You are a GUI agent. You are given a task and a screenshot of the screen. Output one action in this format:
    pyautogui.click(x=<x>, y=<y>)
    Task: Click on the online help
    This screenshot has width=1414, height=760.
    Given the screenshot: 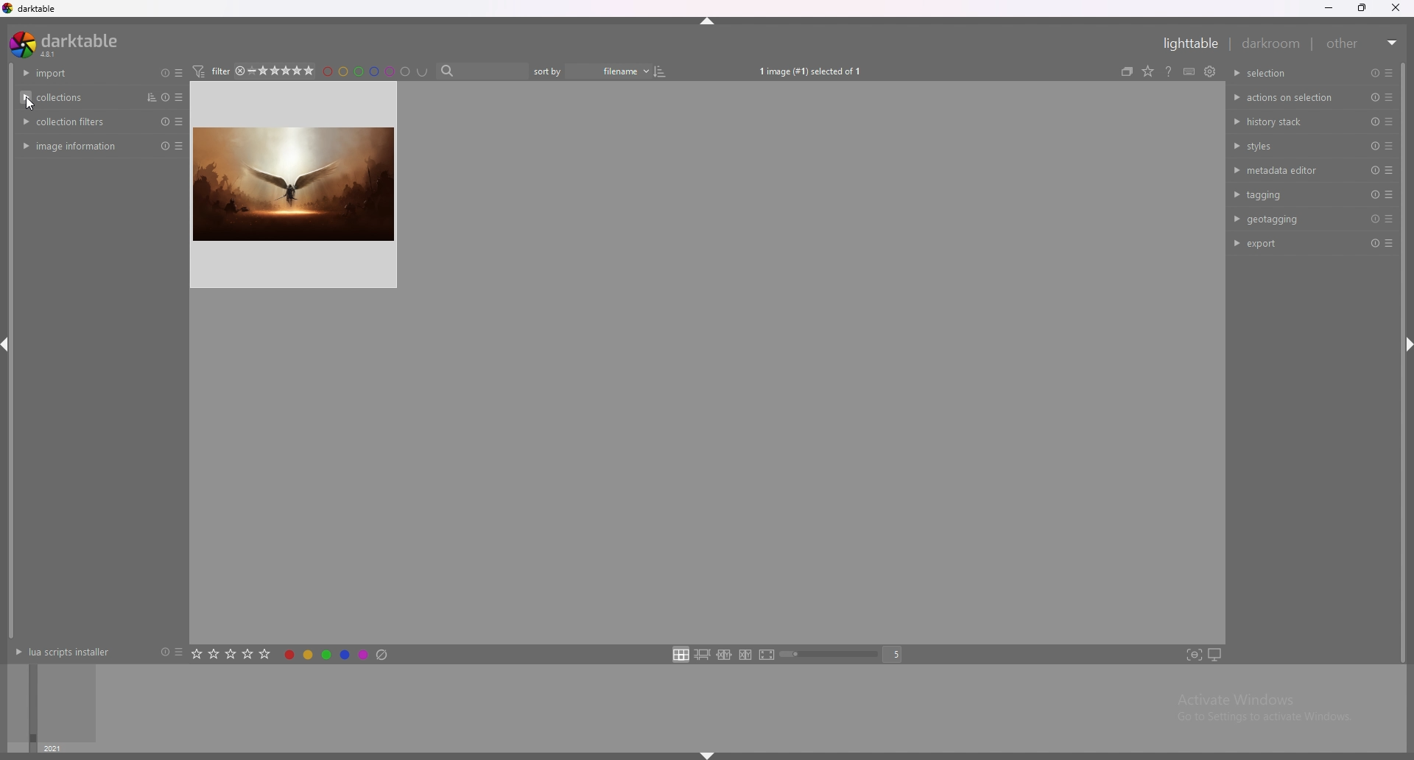 What is the action you would take?
    pyautogui.click(x=1187, y=71)
    